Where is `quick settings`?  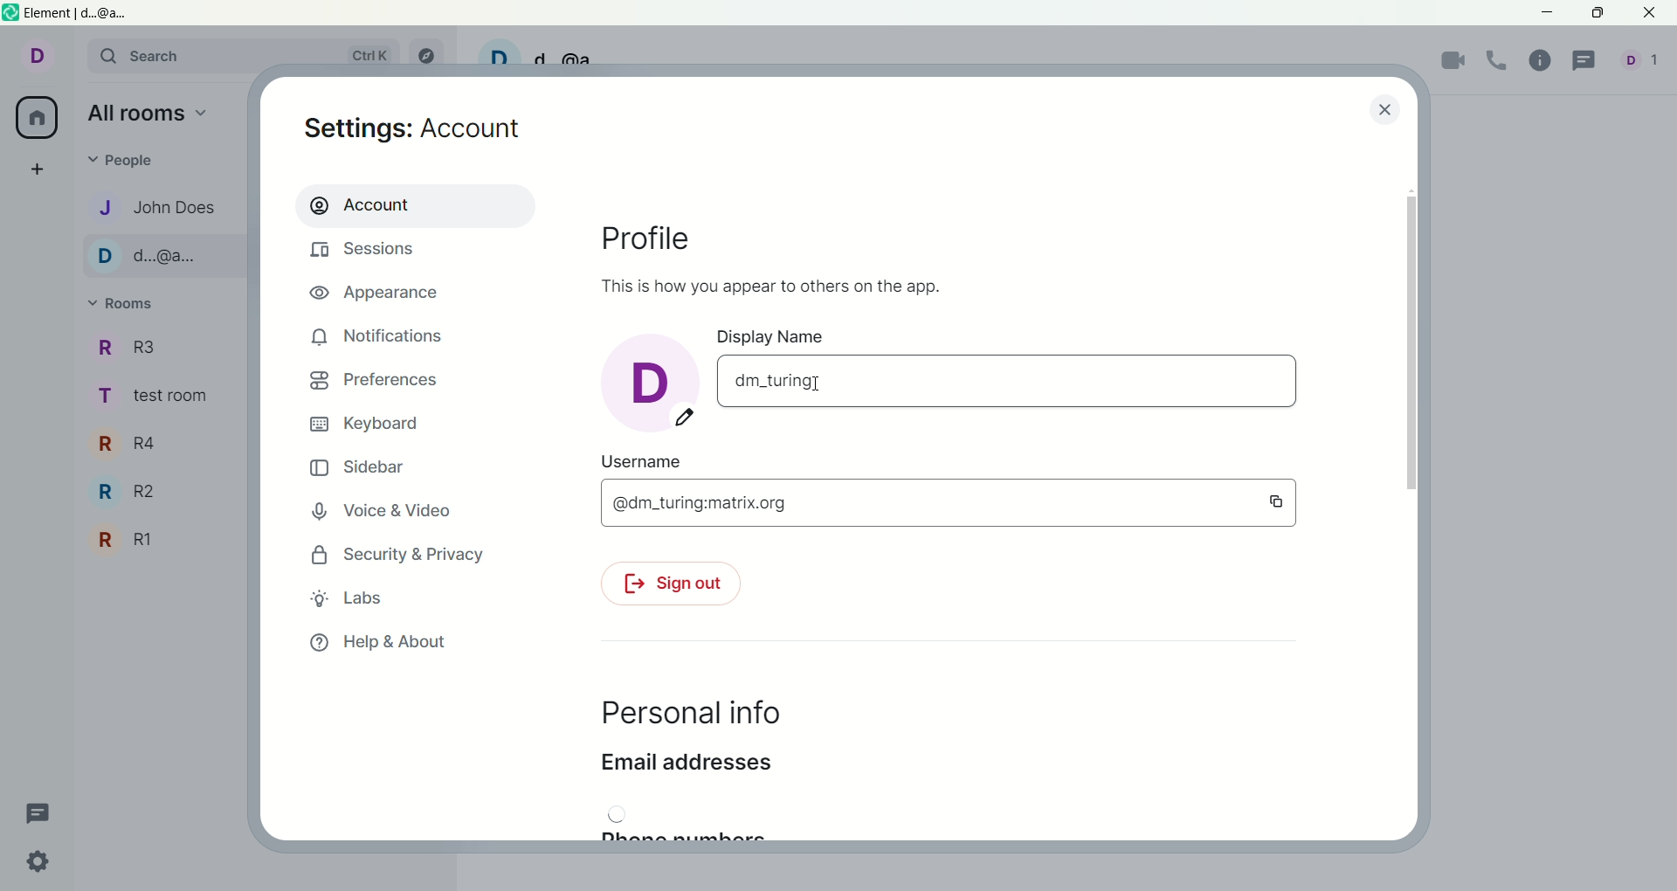 quick settings is located at coordinates (41, 866).